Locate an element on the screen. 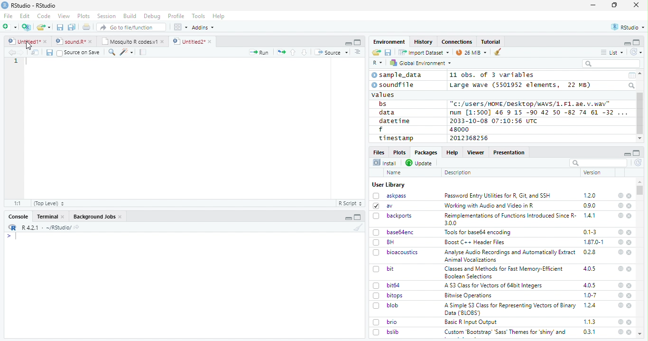  0.1-3 is located at coordinates (592, 232).